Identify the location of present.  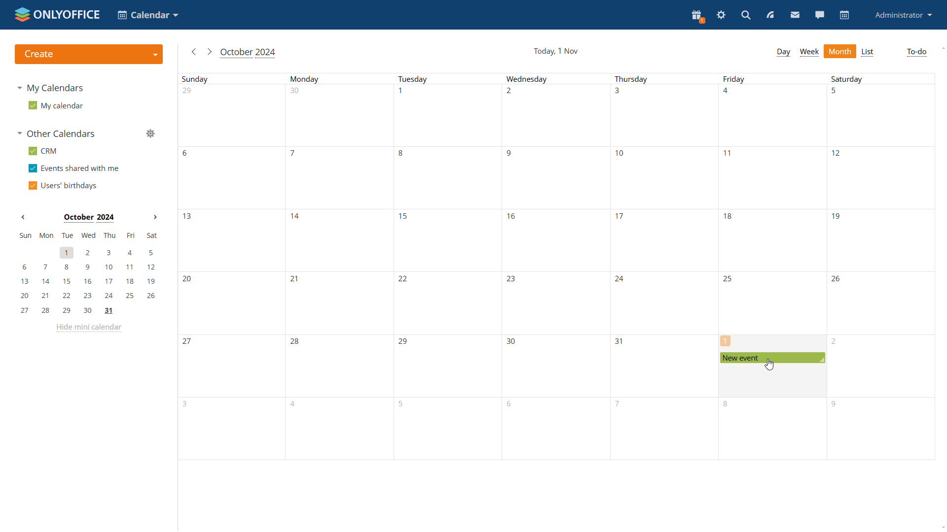
(697, 16).